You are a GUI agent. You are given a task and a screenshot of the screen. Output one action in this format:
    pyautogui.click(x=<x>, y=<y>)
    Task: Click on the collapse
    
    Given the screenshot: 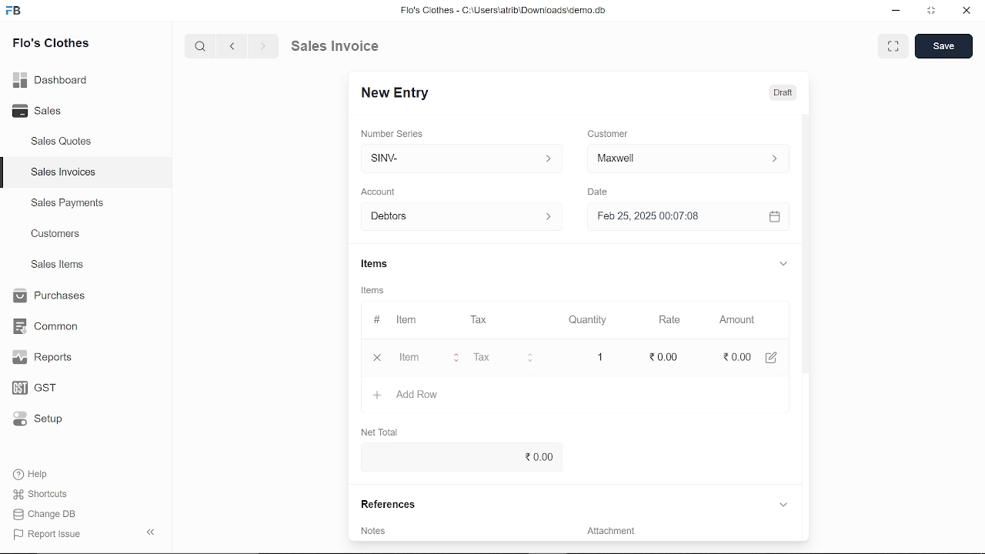 What is the action you would take?
    pyautogui.click(x=152, y=533)
    